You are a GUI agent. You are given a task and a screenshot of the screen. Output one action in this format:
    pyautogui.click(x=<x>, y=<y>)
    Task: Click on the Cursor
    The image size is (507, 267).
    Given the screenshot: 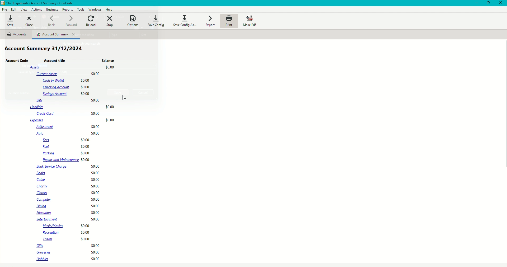 What is the action you would take?
    pyautogui.click(x=125, y=98)
    